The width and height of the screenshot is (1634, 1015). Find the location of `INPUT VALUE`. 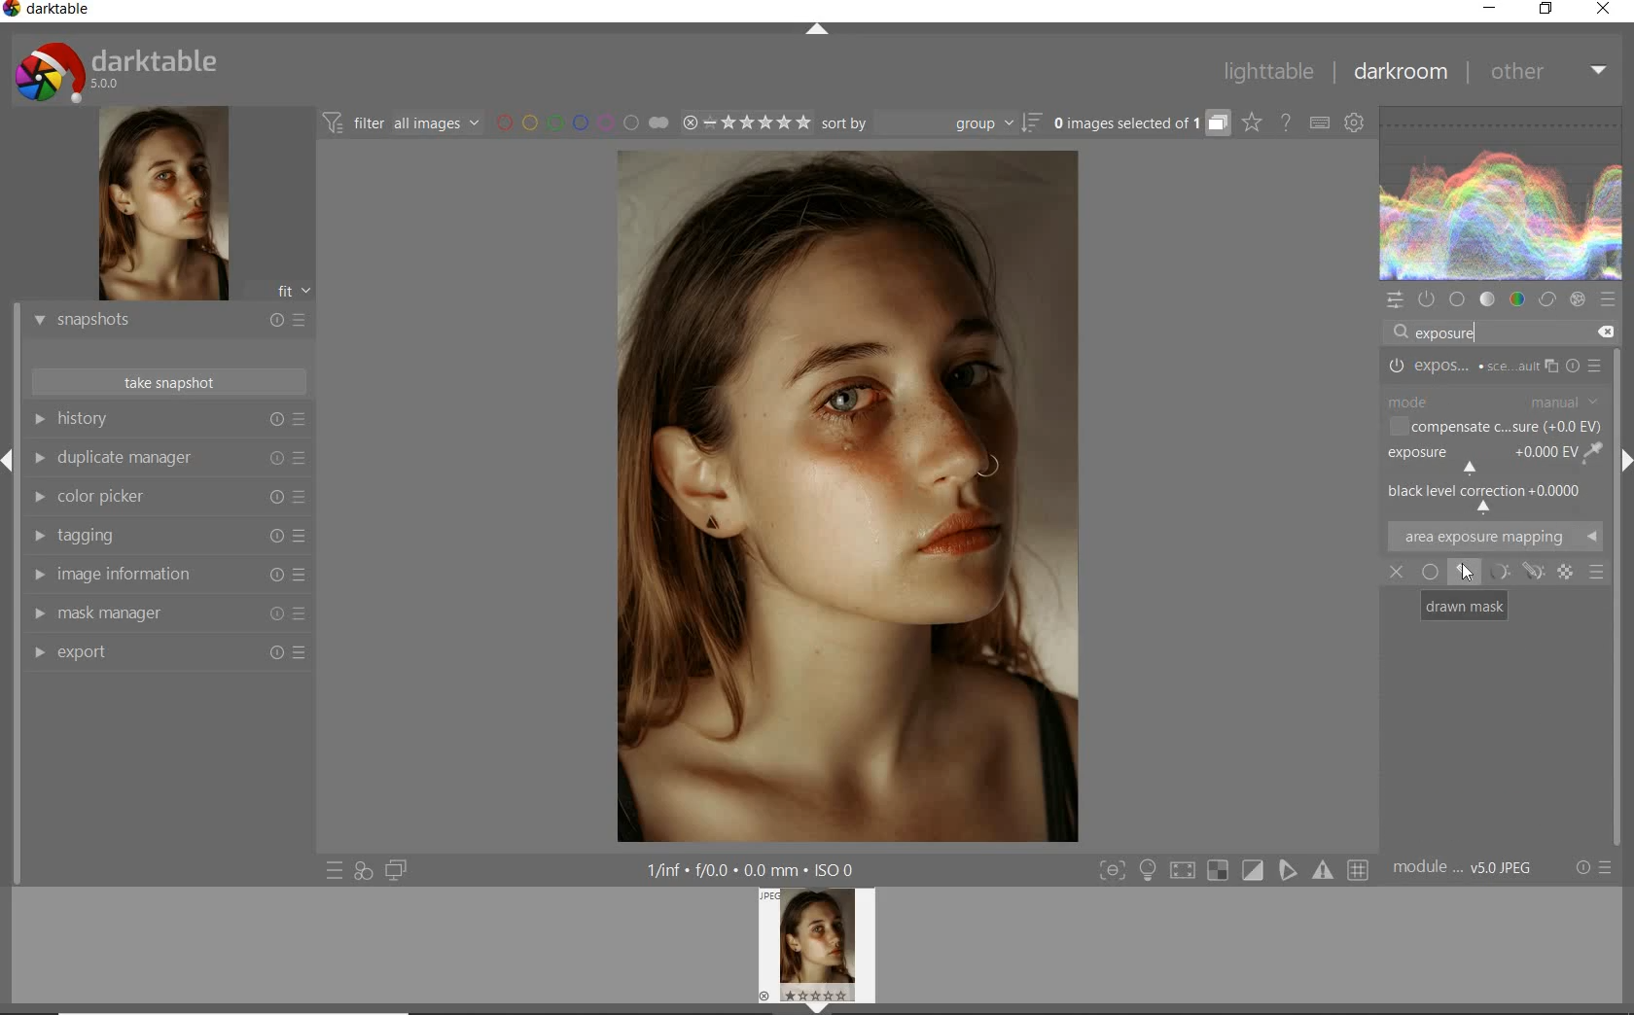

INPUT VALUE is located at coordinates (1455, 332).